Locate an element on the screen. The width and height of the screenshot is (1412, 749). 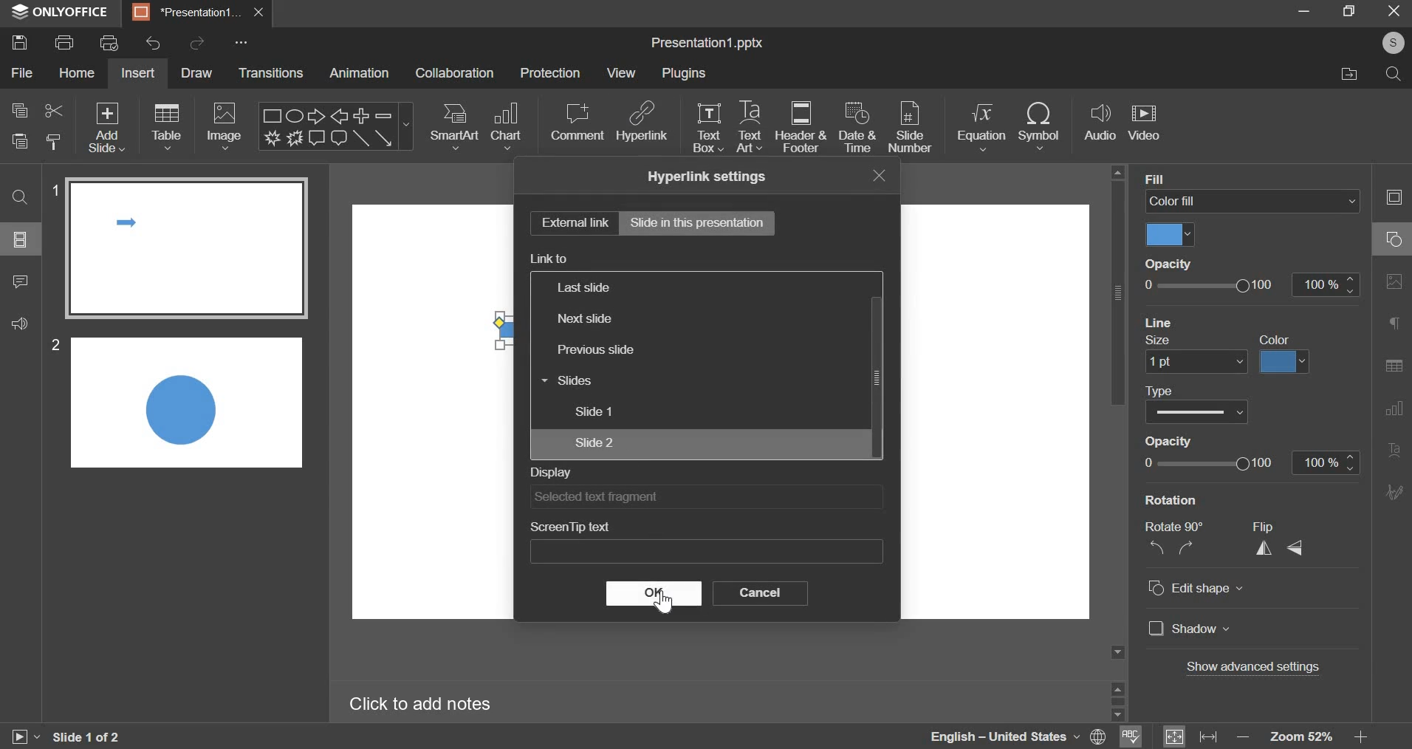
protection is located at coordinates (550, 74).